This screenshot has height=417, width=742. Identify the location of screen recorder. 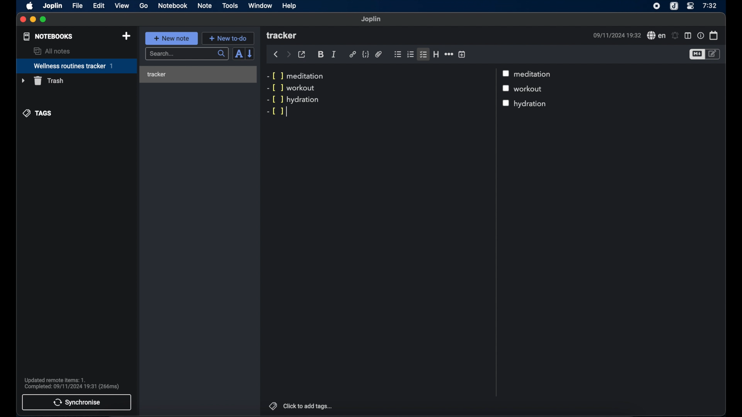
(657, 6).